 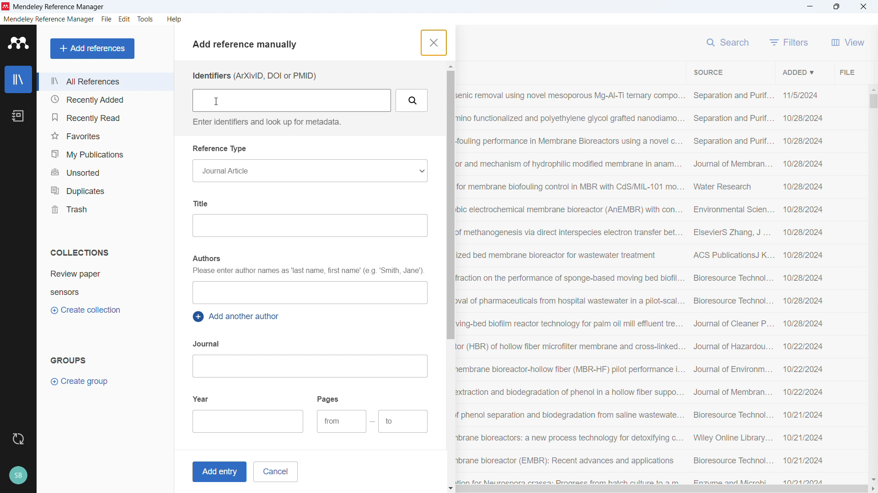 I want to click on Source of individual entries , so click(x=732, y=286).